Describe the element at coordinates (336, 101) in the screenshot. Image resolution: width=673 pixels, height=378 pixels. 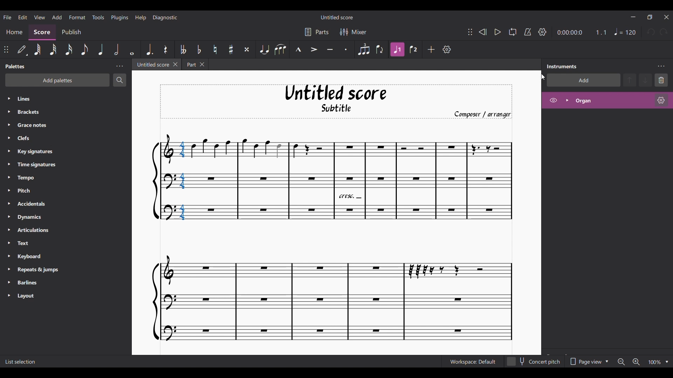
I see `Title, sub-title, and composer name of current score` at that location.